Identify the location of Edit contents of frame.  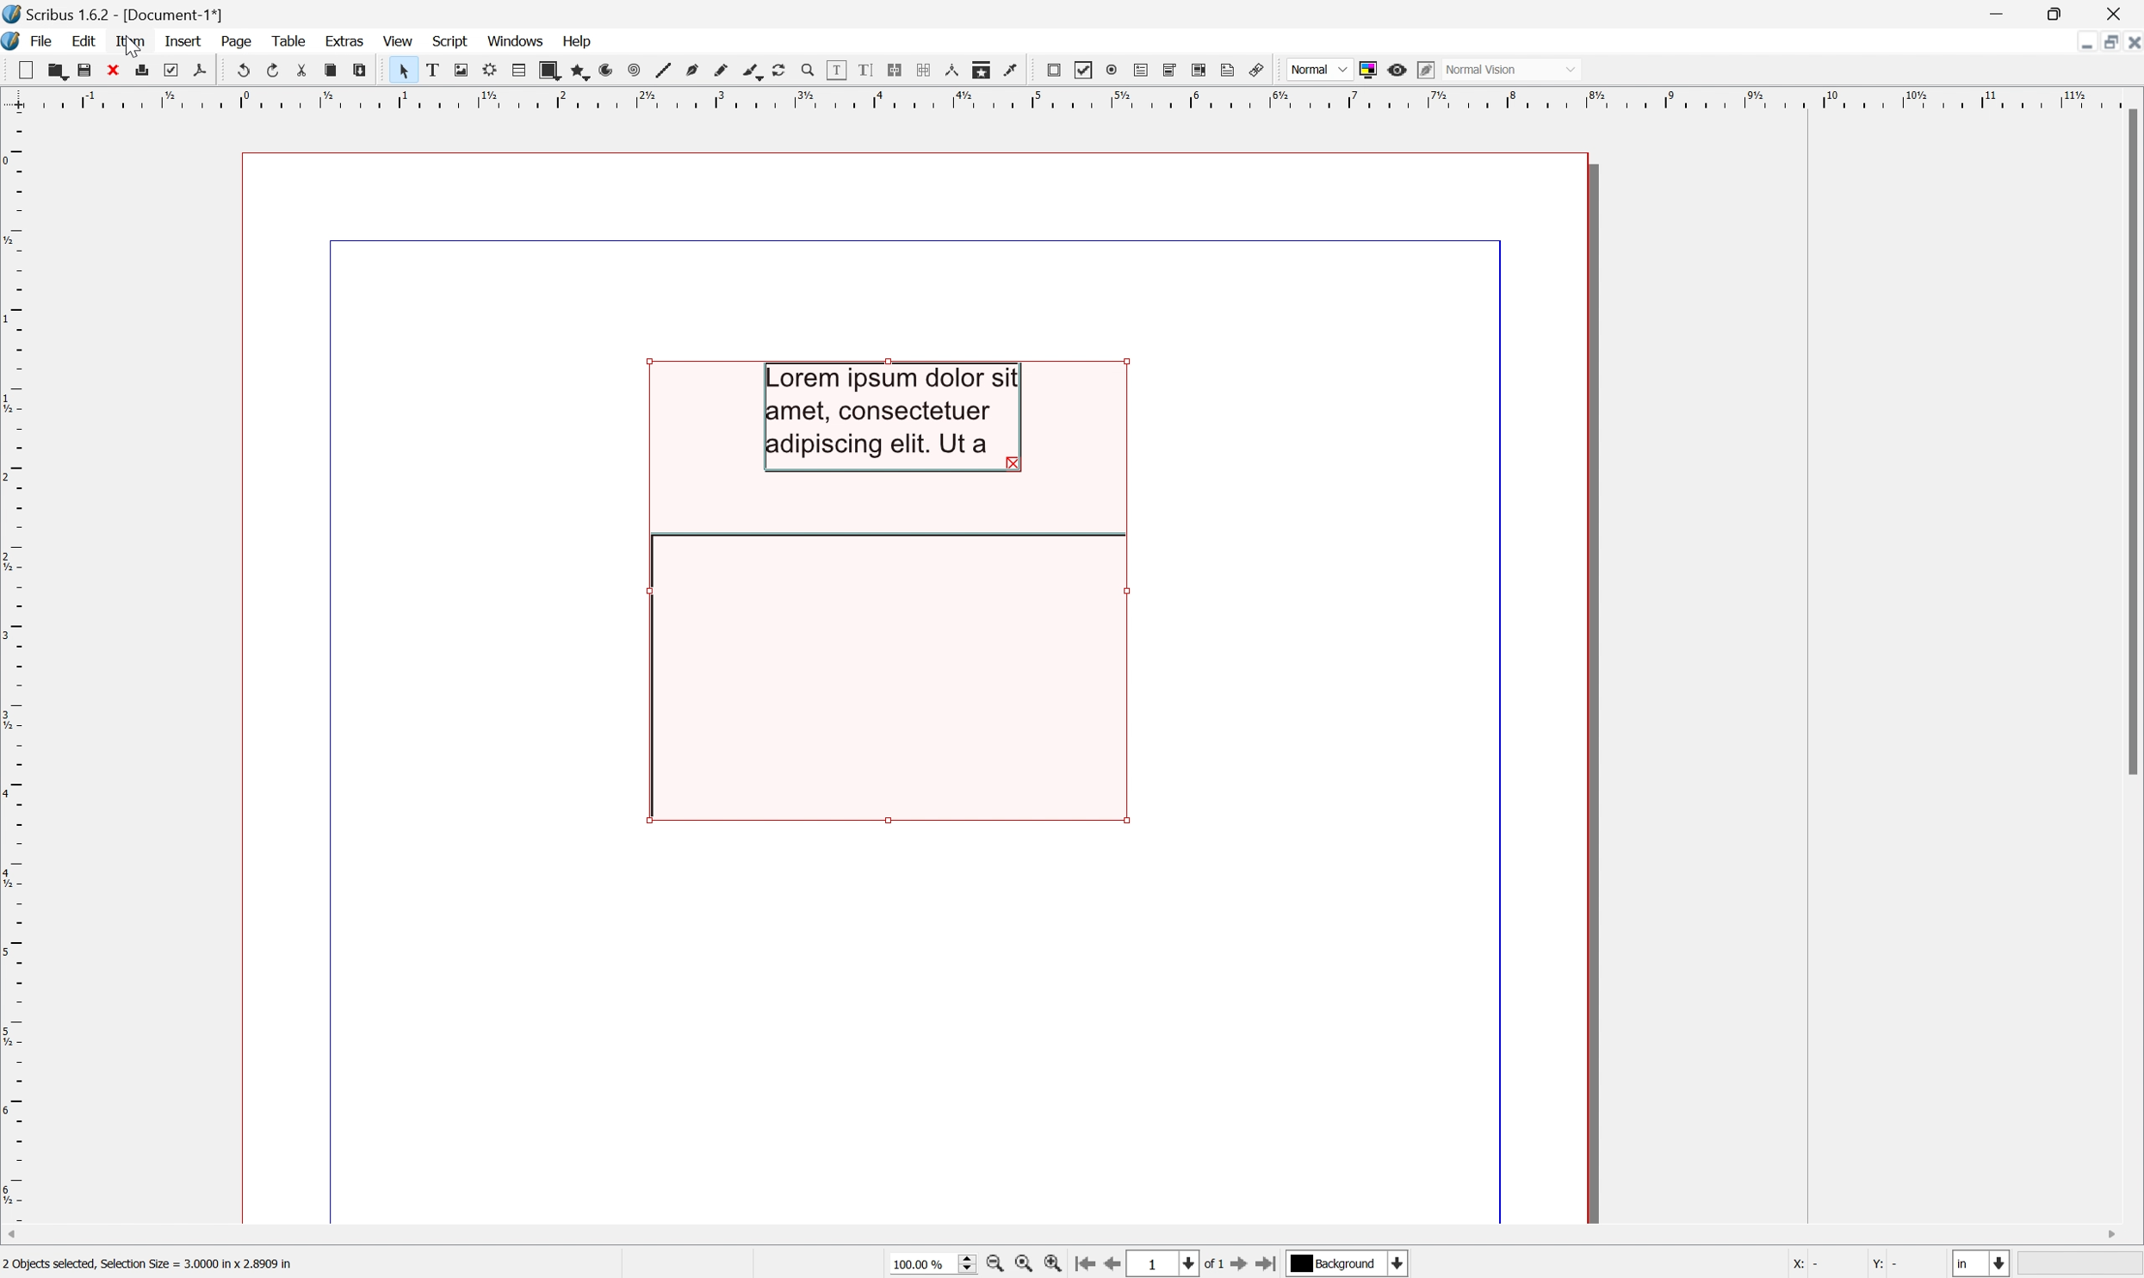
(835, 69).